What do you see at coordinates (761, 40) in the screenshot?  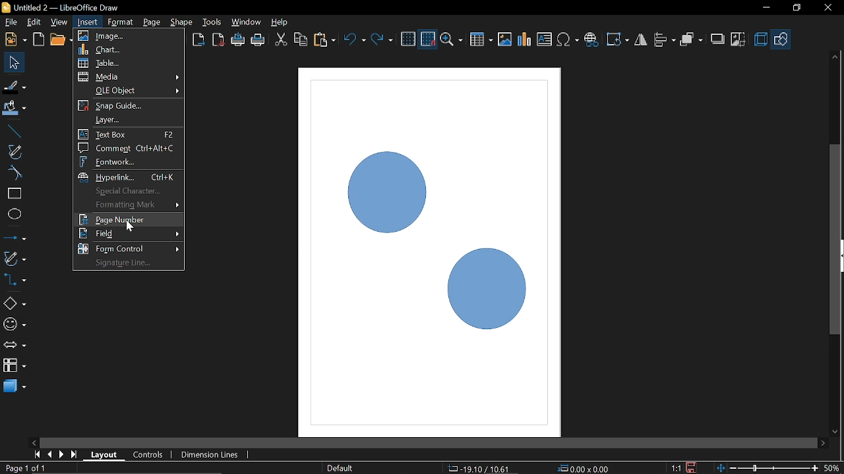 I see `3D` at bounding box center [761, 40].